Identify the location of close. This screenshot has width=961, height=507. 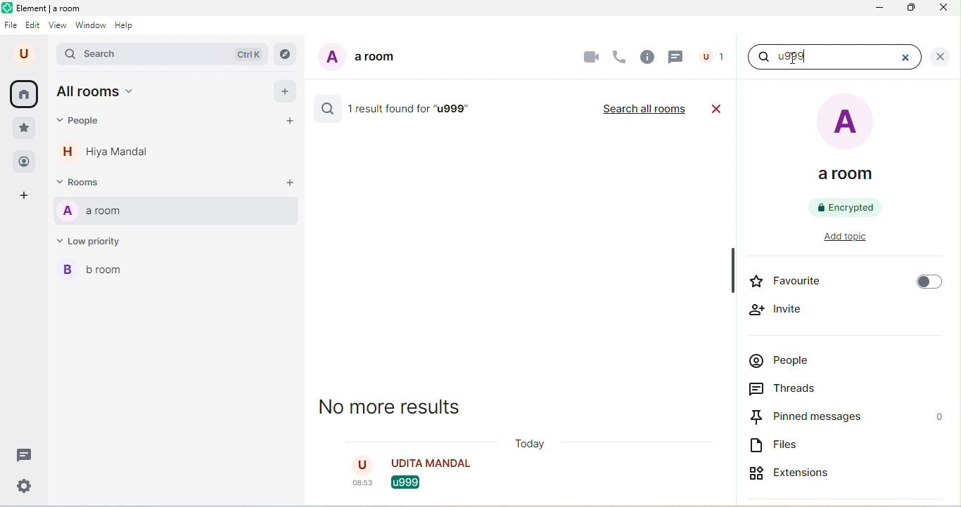
(941, 11).